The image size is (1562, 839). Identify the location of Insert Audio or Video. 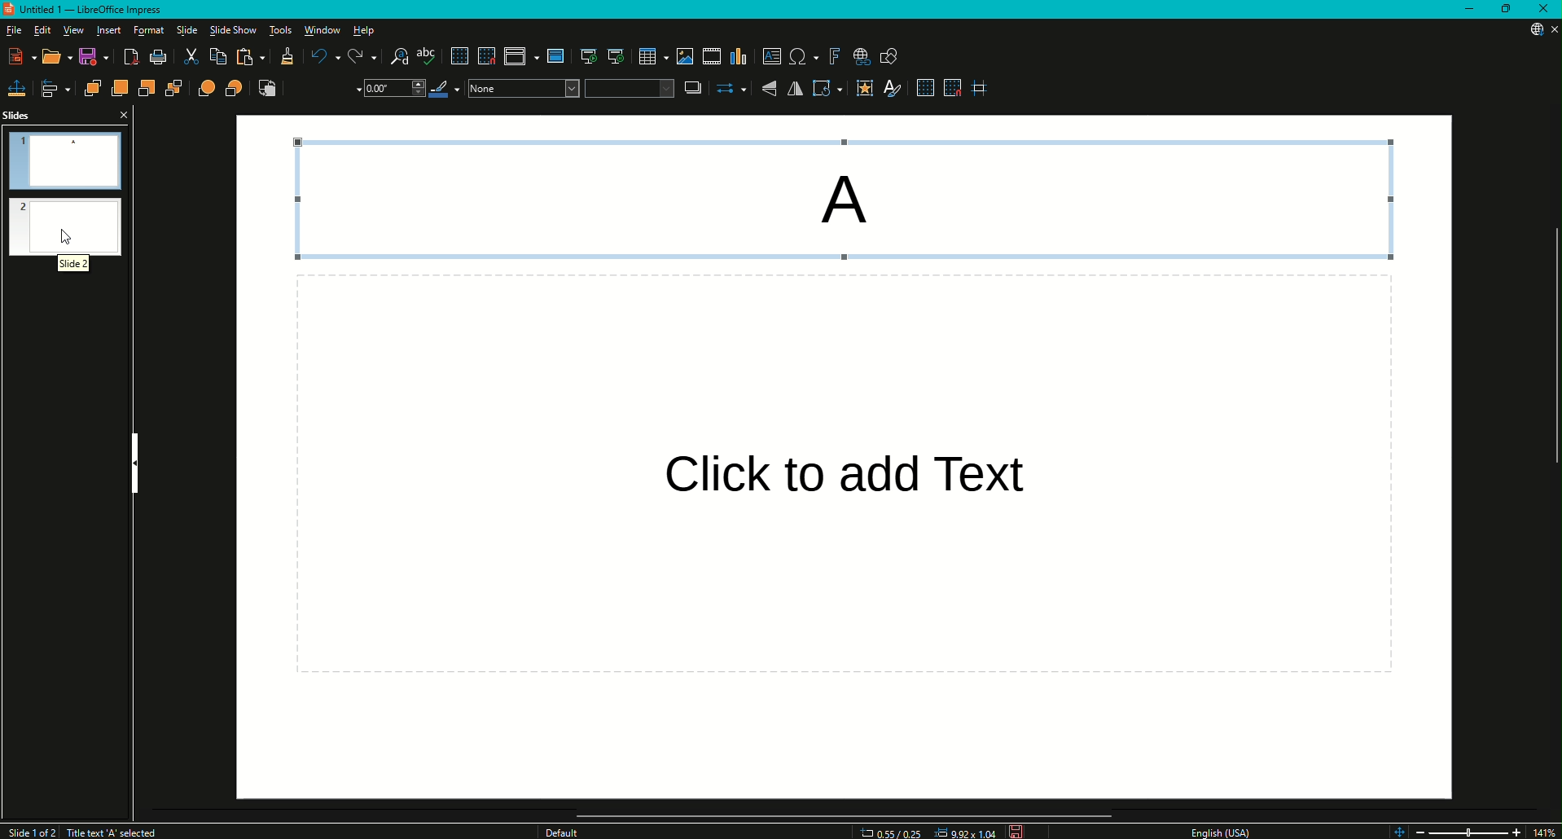
(711, 54).